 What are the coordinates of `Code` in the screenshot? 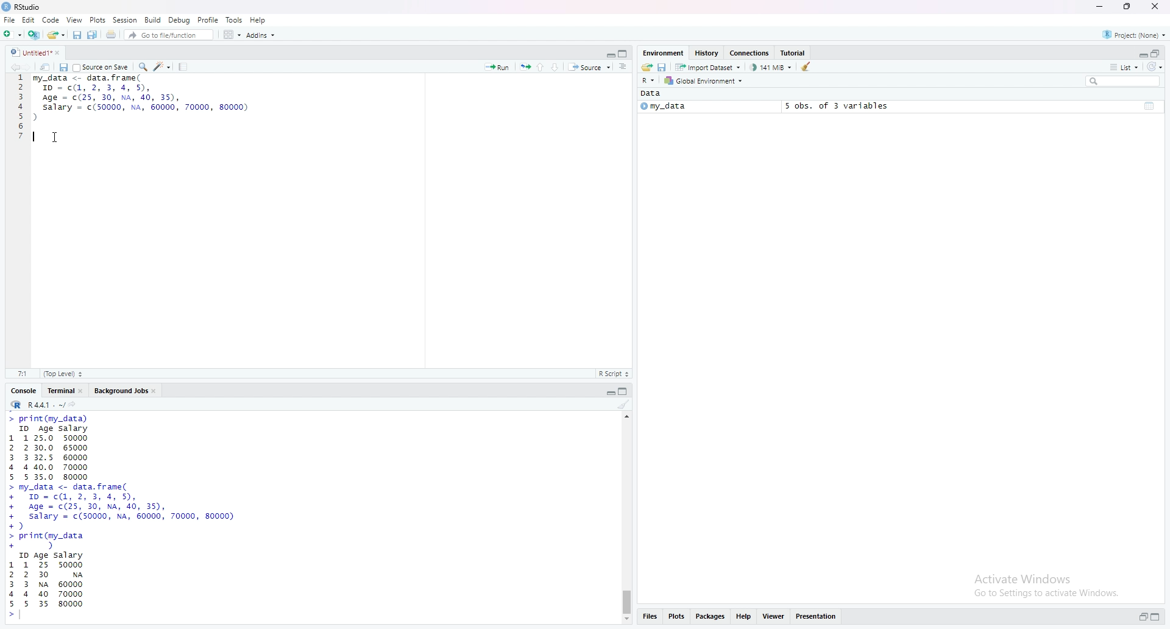 It's located at (52, 20).